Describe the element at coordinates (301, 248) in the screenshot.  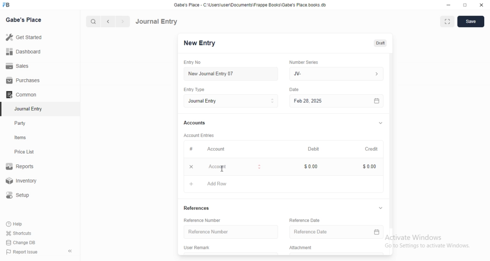
I see `Attachment` at that location.